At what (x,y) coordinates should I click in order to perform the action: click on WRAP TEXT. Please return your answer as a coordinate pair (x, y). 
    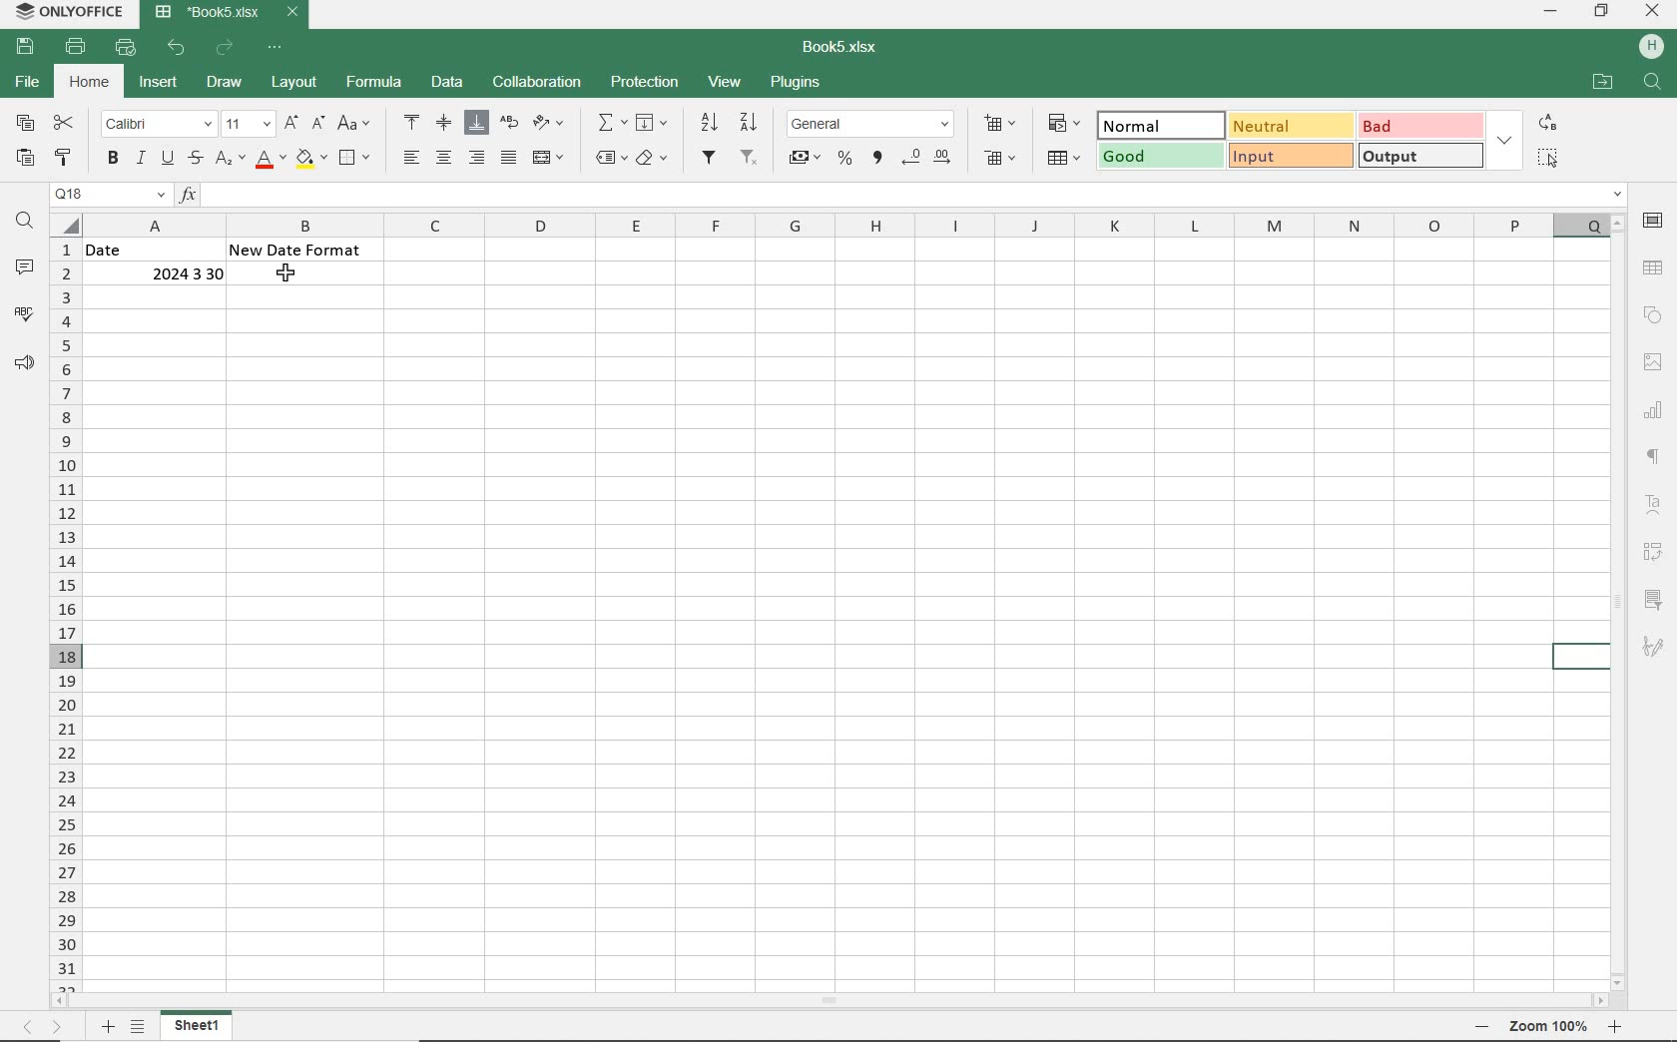
    Looking at the image, I should click on (509, 123).